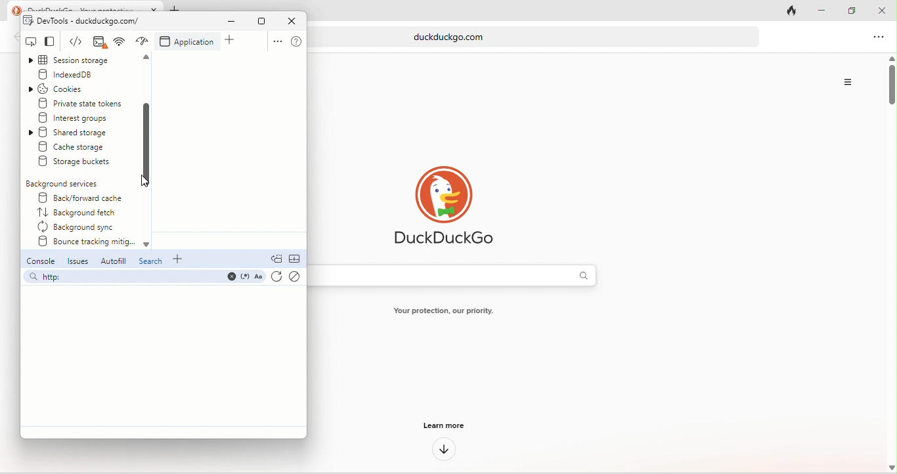 The image size is (897, 474). What do you see at coordinates (188, 42) in the screenshot?
I see `application` at bounding box center [188, 42].